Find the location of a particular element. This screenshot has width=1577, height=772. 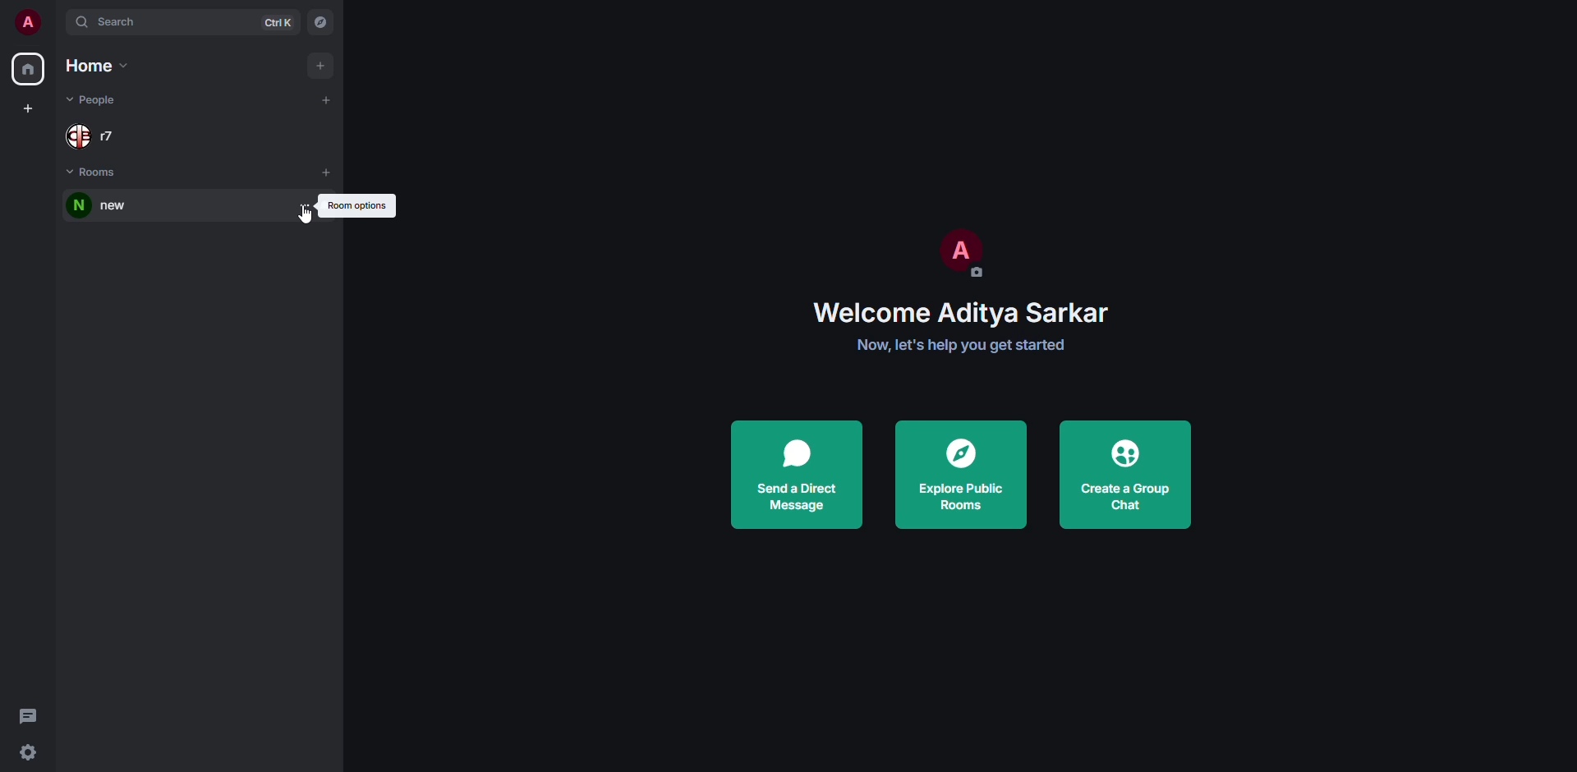

welcome Aditya Sarkar now, let's help you get started is located at coordinates (972, 329).